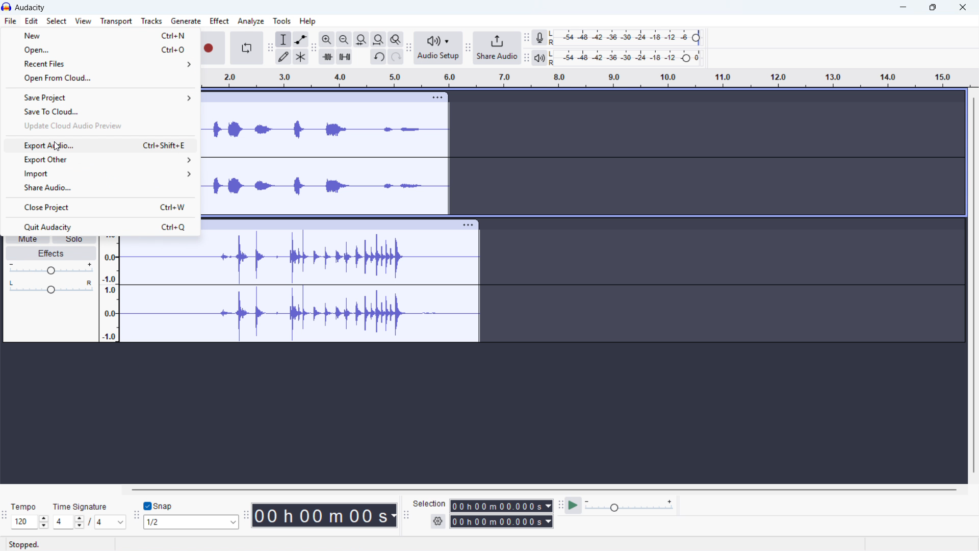 The width and height of the screenshot is (979, 551). What do you see at coordinates (526, 38) in the screenshot?
I see `Recording metre toolbar` at bounding box center [526, 38].